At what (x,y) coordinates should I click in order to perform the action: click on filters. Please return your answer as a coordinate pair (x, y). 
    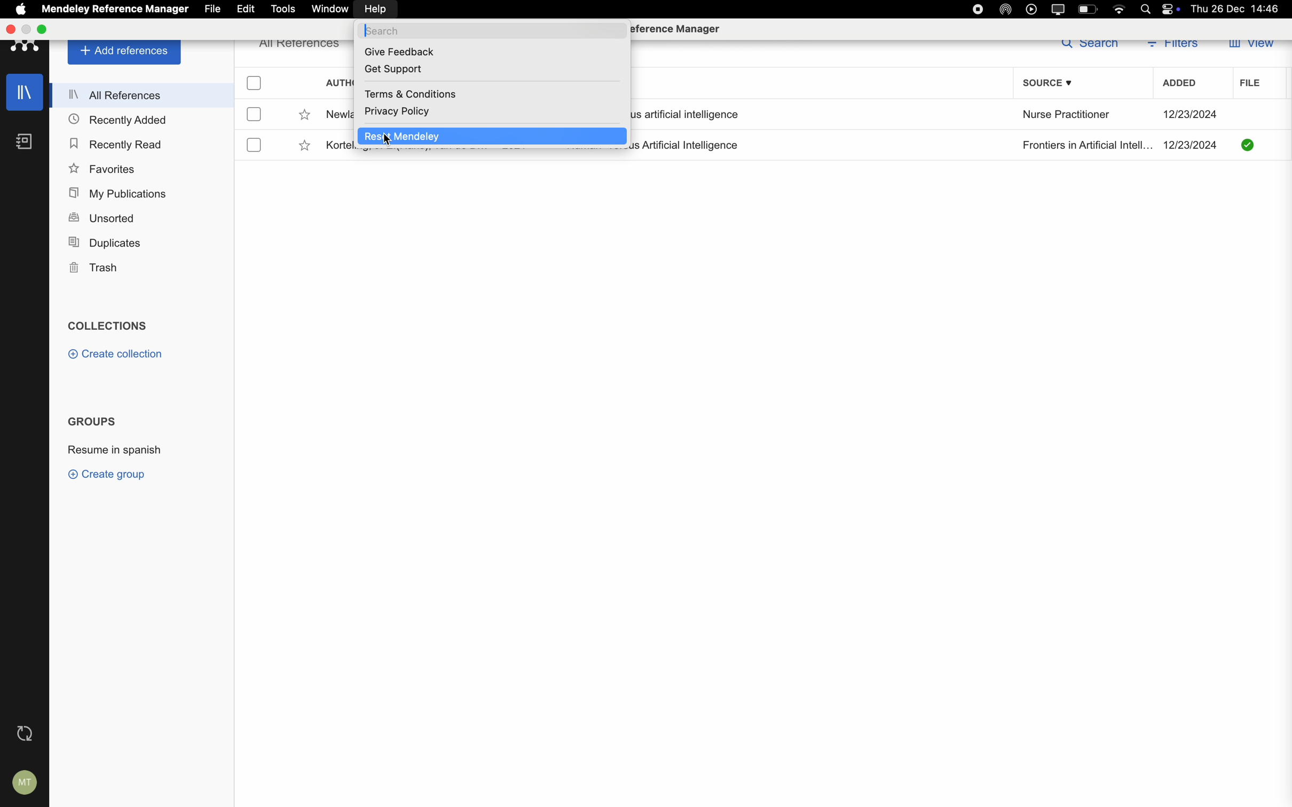
    Looking at the image, I should click on (1177, 47).